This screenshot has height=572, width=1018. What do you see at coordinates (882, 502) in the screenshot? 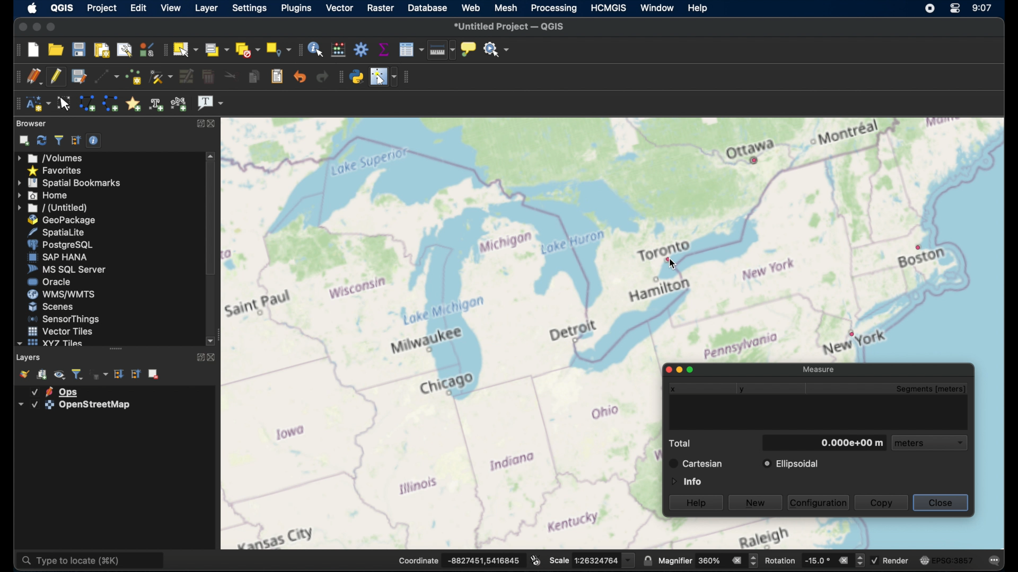
I see `copy` at bounding box center [882, 502].